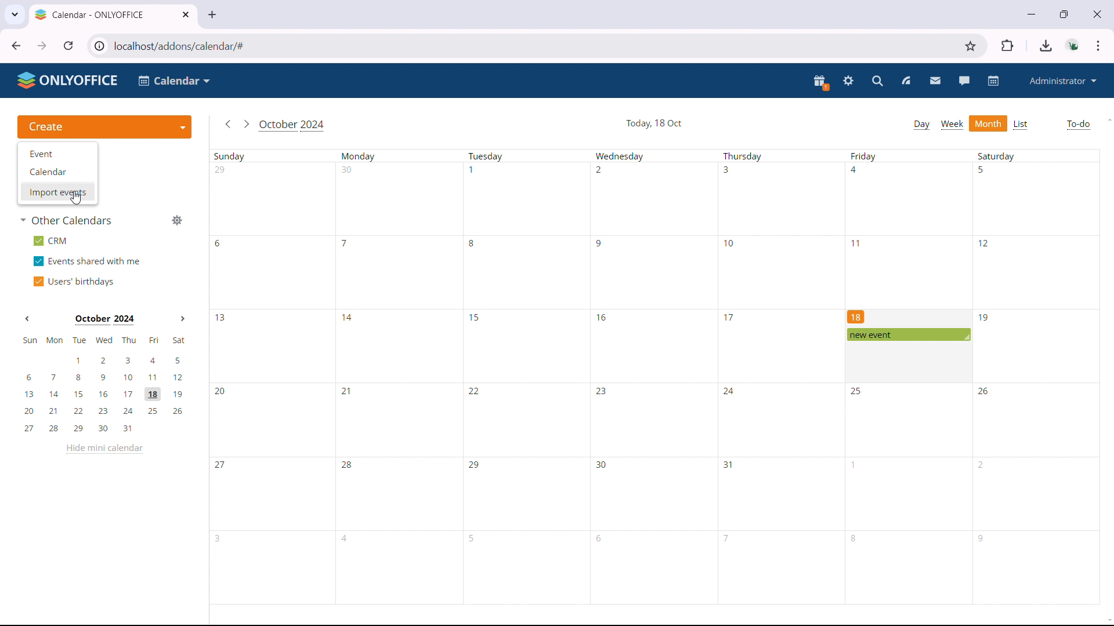 This screenshot has height=626, width=1114. I want to click on 13, so click(221, 318).